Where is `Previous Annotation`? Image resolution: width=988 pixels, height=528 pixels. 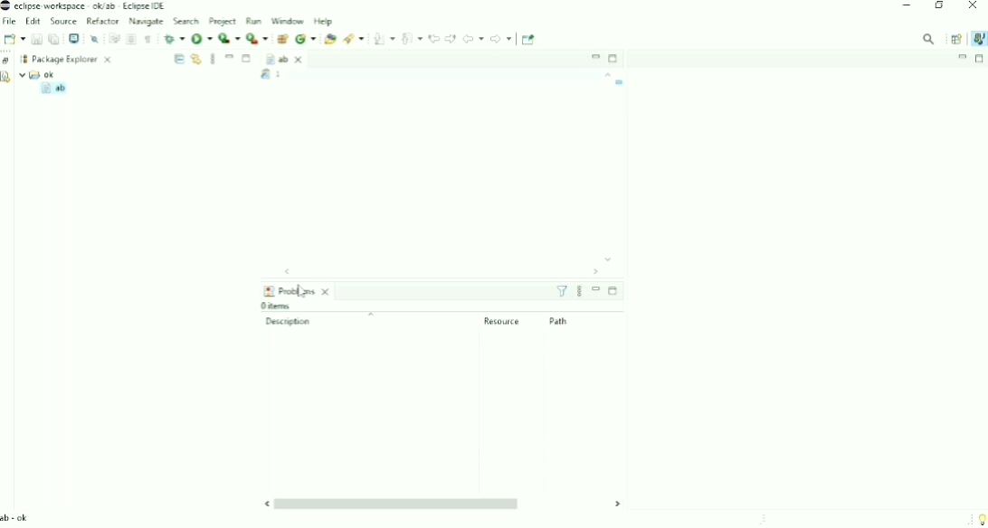
Previous Annotation is located at coordinates (413, 38).